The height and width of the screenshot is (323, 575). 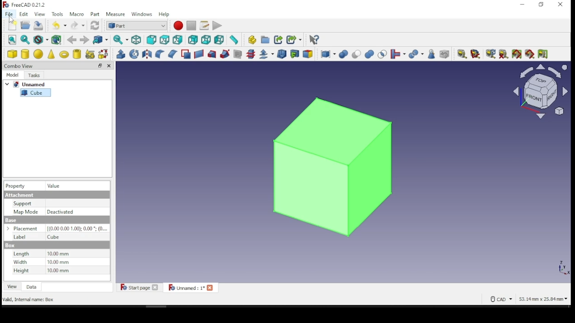 What do you see at coordinates (541, 5) in the screenshot?
I see `restore` at bounding box center [541, 5].